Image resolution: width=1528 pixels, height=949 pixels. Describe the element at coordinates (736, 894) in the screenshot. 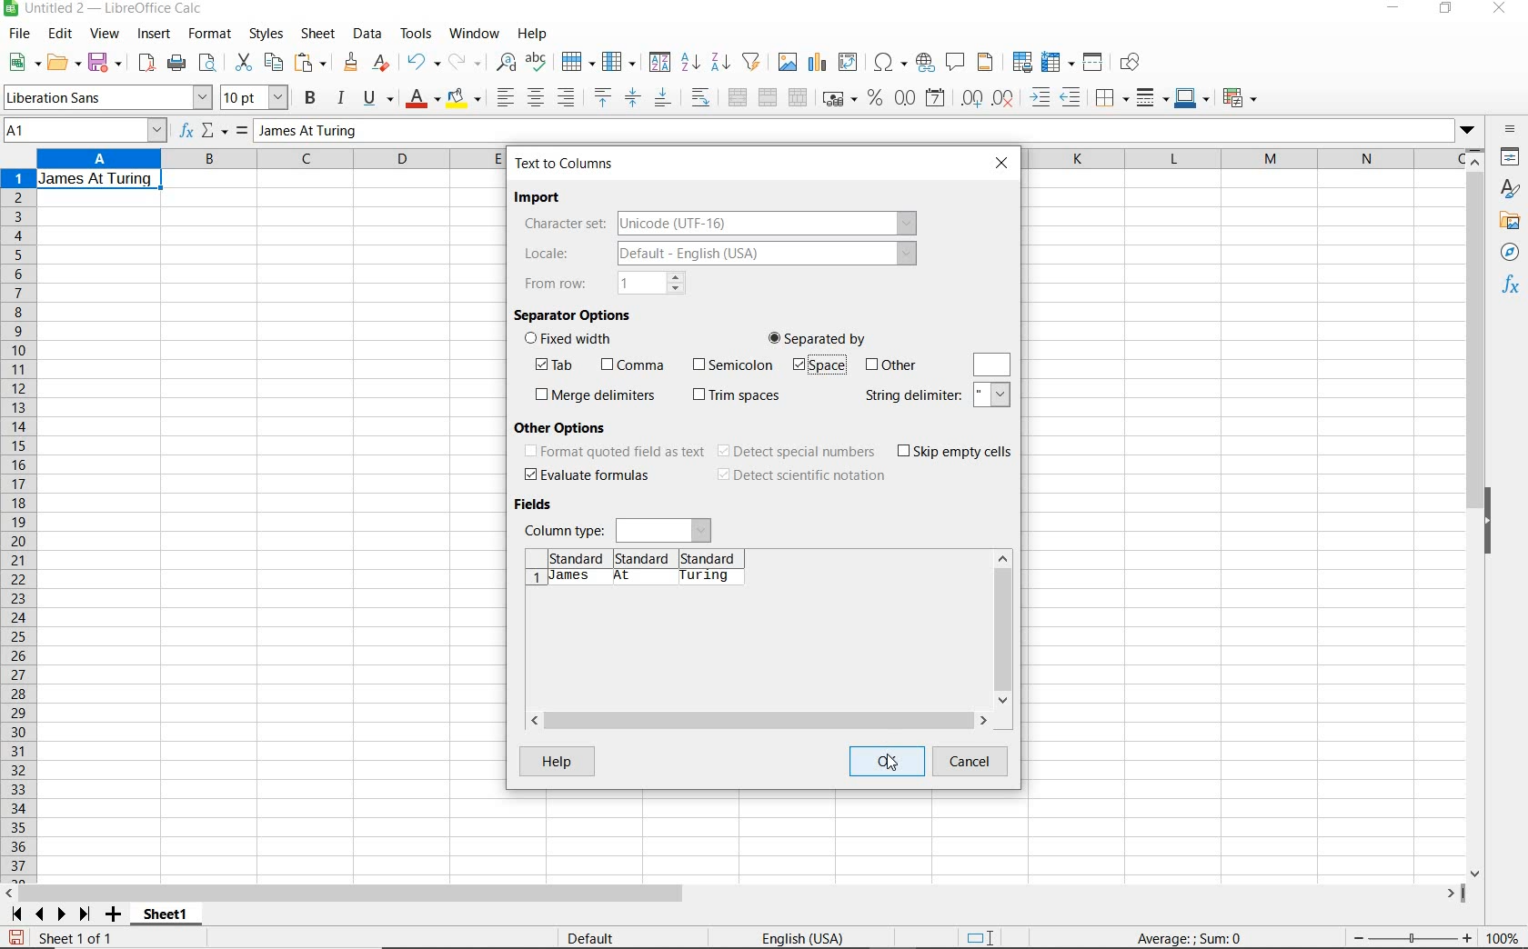

I see `scrollbar` at that location.